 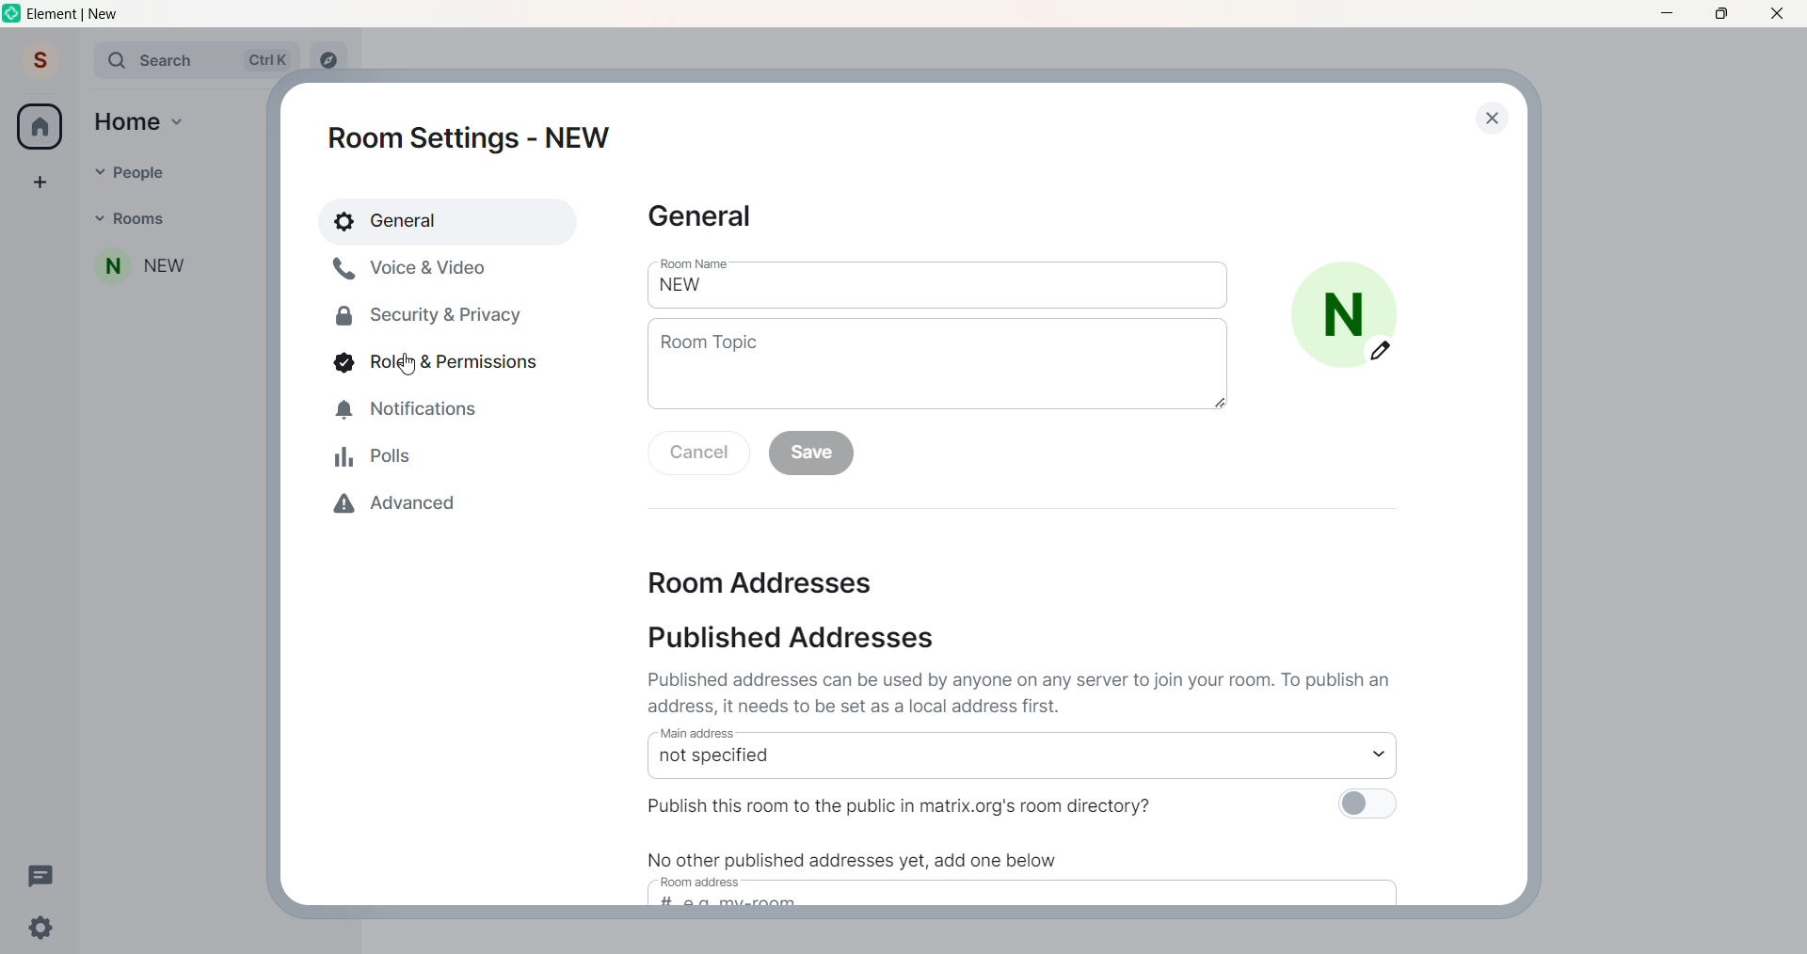 What do you see at coordinates (1662, 14) in the screenshot?
I see `minimize` at bounding box center [1662, 14].